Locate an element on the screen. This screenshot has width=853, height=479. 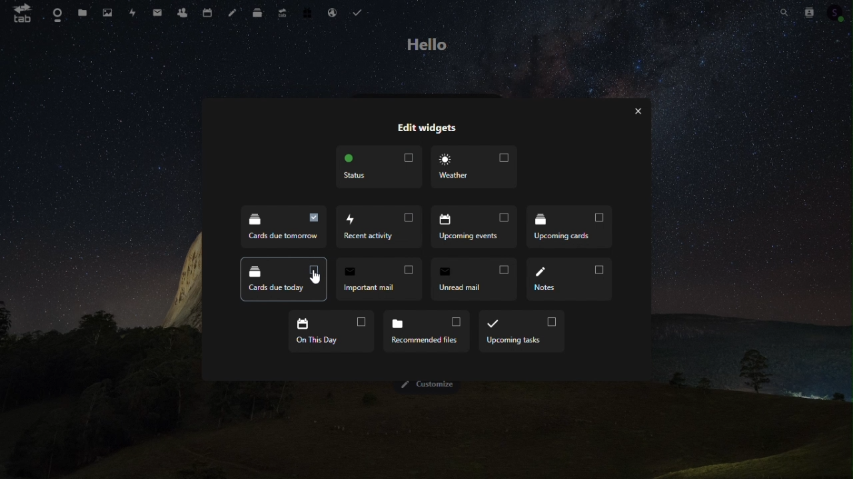
upgrade is located at coordinates (280, 11).